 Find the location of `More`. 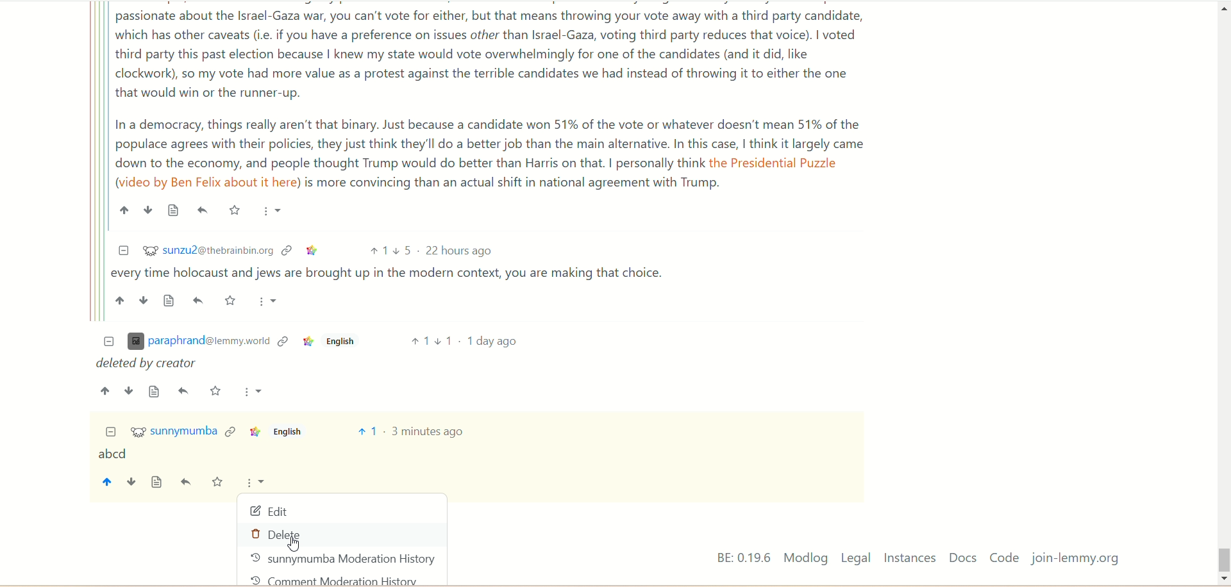

More is located at coordinates (253, 392).